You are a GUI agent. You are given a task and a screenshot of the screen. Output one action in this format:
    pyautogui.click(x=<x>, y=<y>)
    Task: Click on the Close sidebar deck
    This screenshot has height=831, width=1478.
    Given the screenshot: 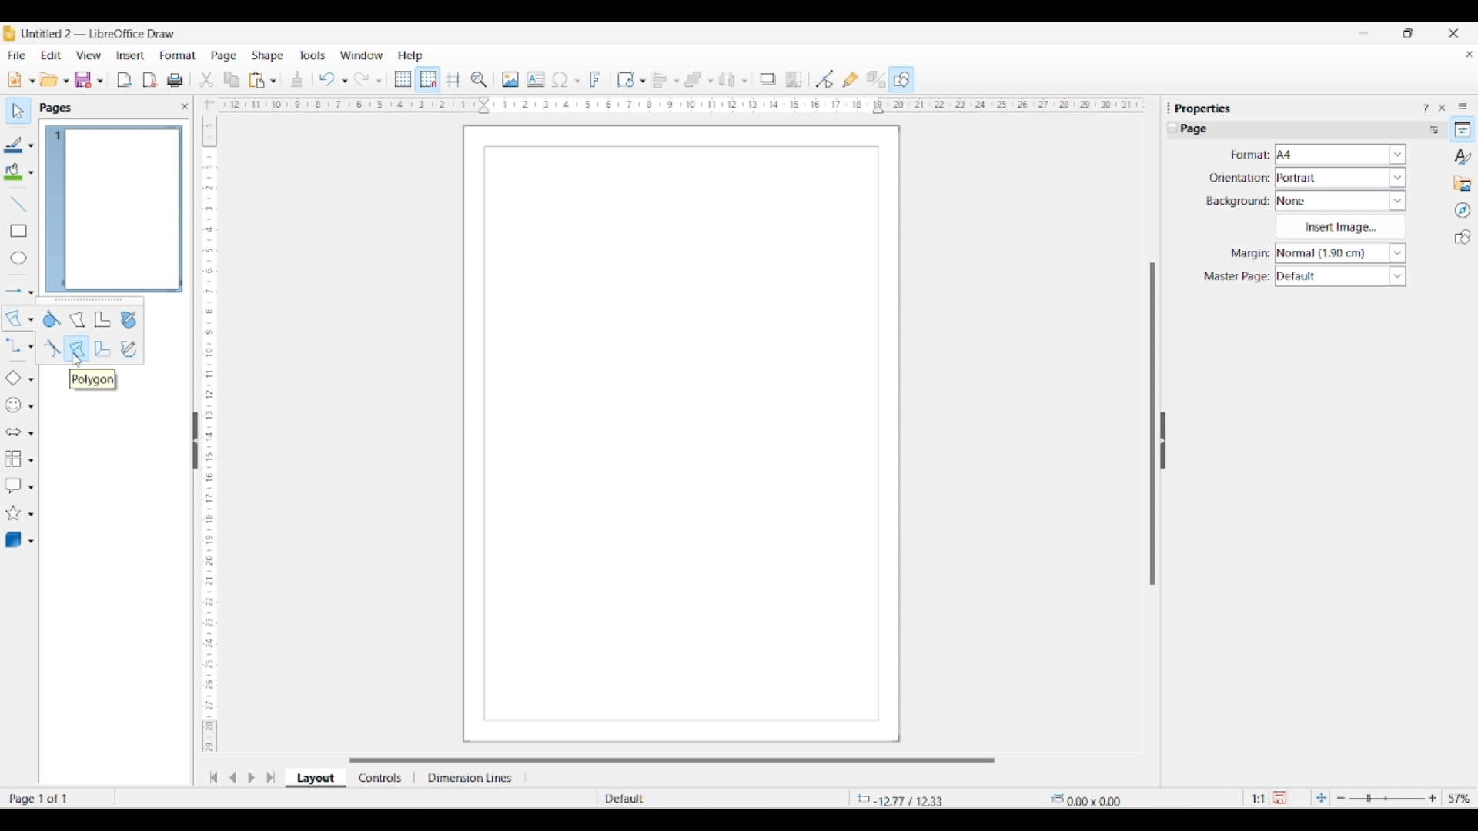 What is the action you would take?
    pyautogui.click(x=1442, y=108)
    